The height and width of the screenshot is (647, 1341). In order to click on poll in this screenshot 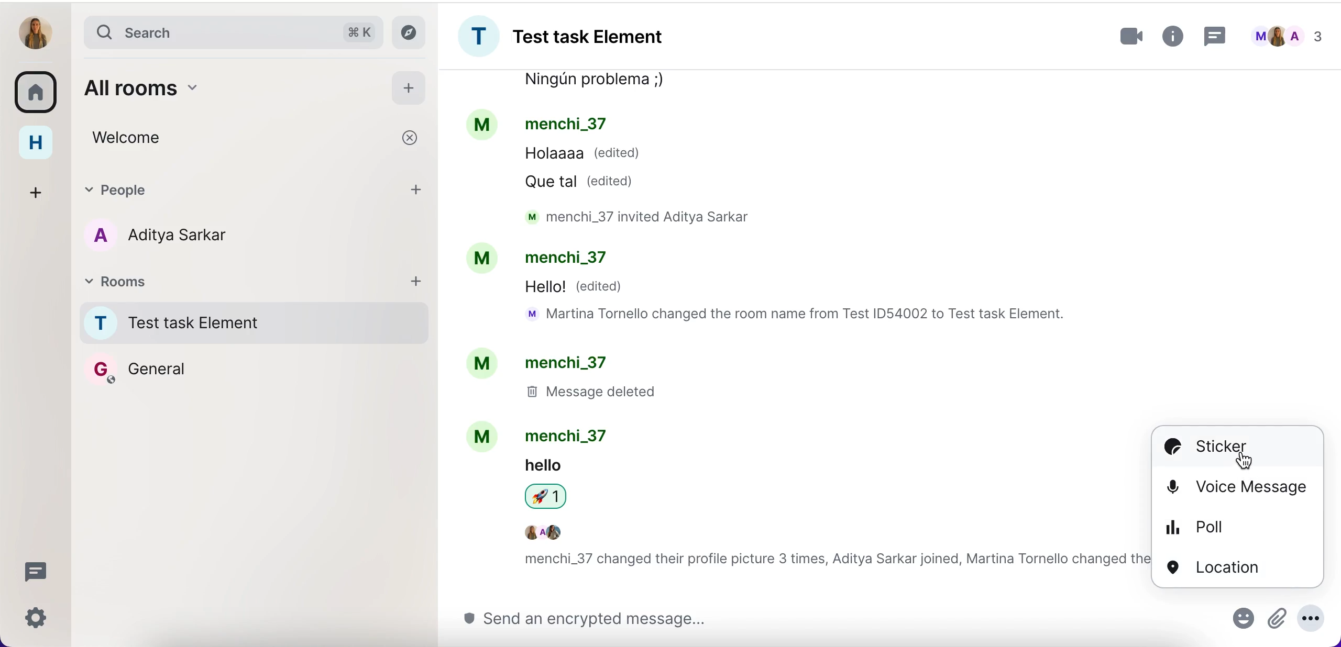, I will do `click(1238, 526)`.